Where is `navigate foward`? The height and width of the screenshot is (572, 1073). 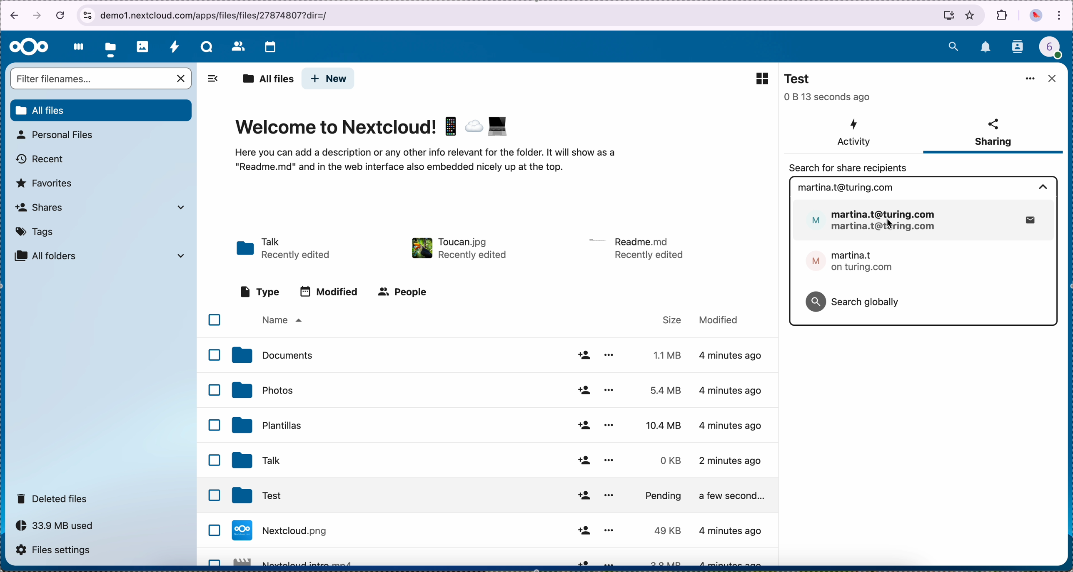 navigate foward is located at coordinates (37, 16).